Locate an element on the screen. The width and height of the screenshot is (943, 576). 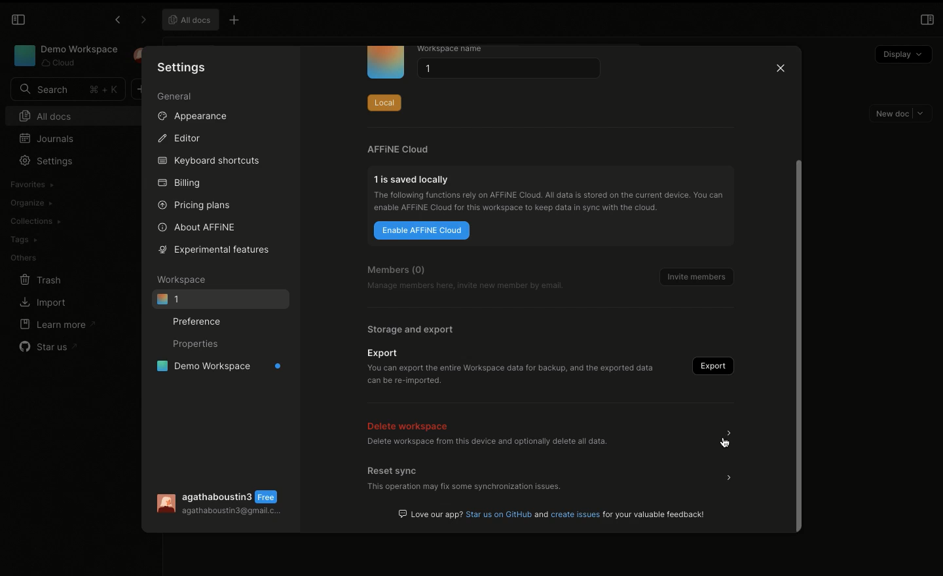
Trash is located at coordinates (42, 279).